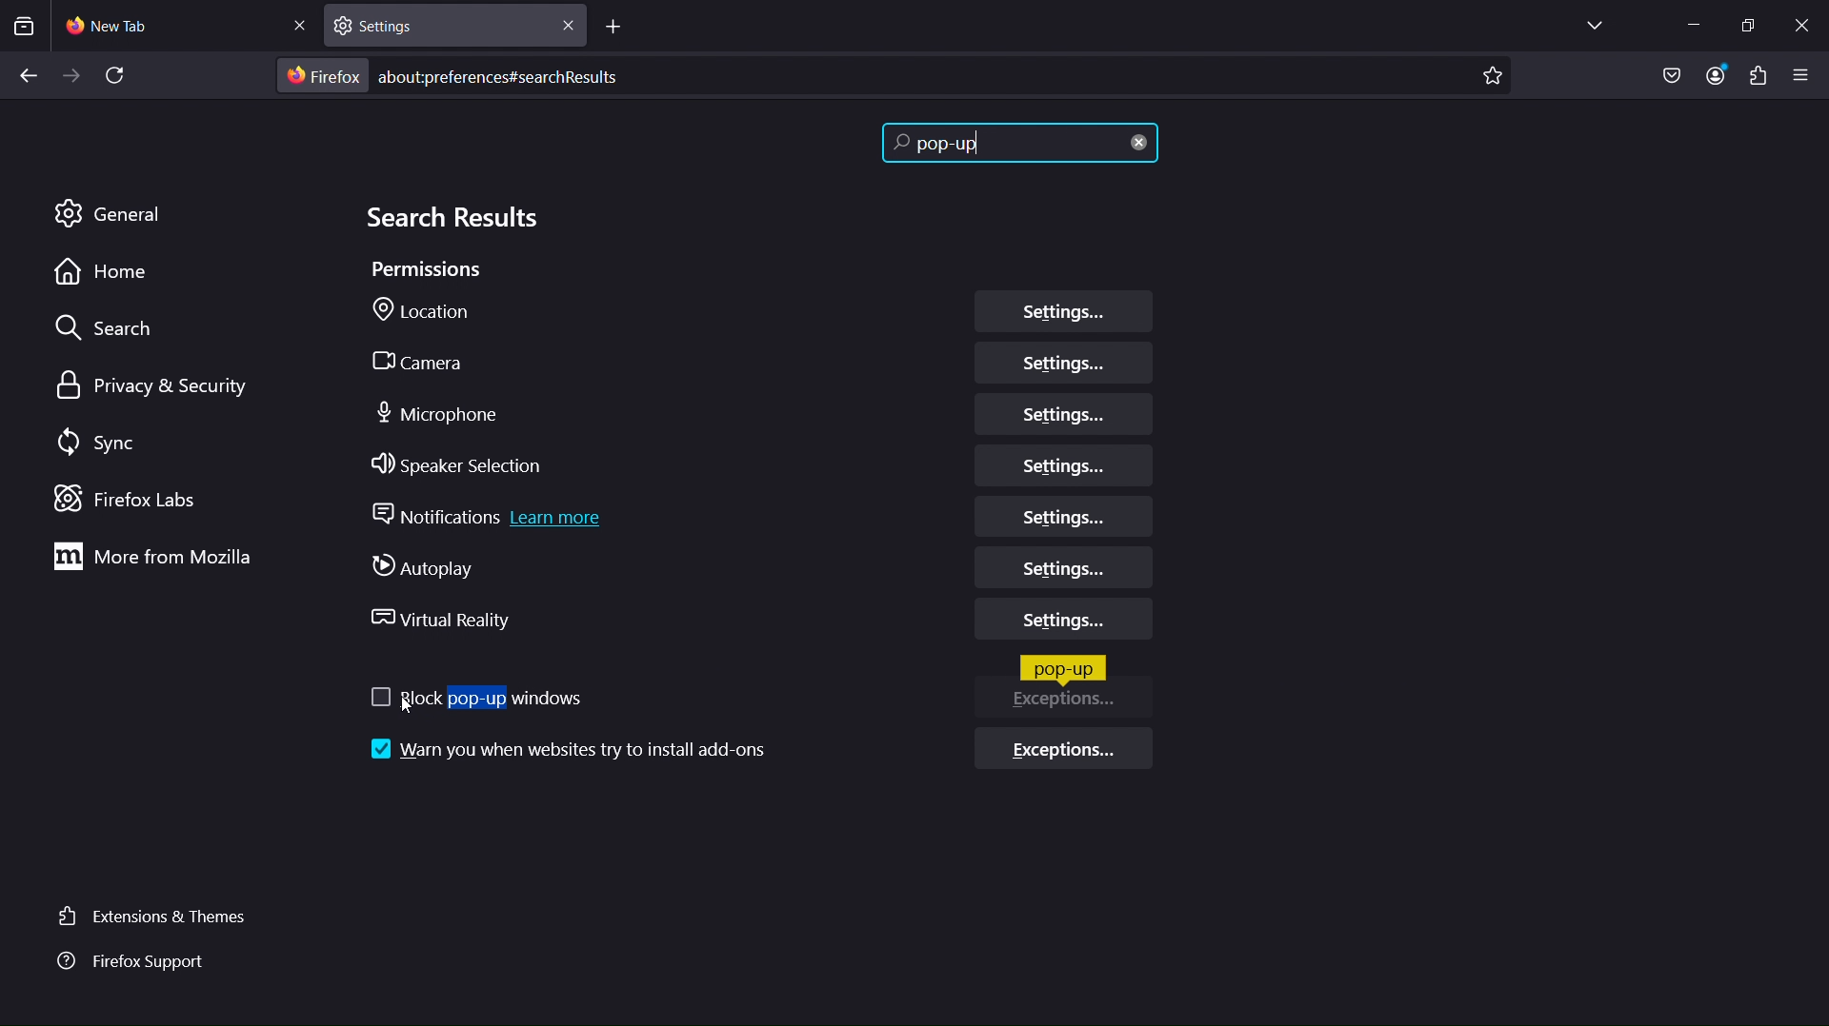 This screenshot has width=1829, height=1026. What do you see at coordinates (1067, 517) in the screenshot?
I see `Notifications Settings` at bounding box center [1067, 517].